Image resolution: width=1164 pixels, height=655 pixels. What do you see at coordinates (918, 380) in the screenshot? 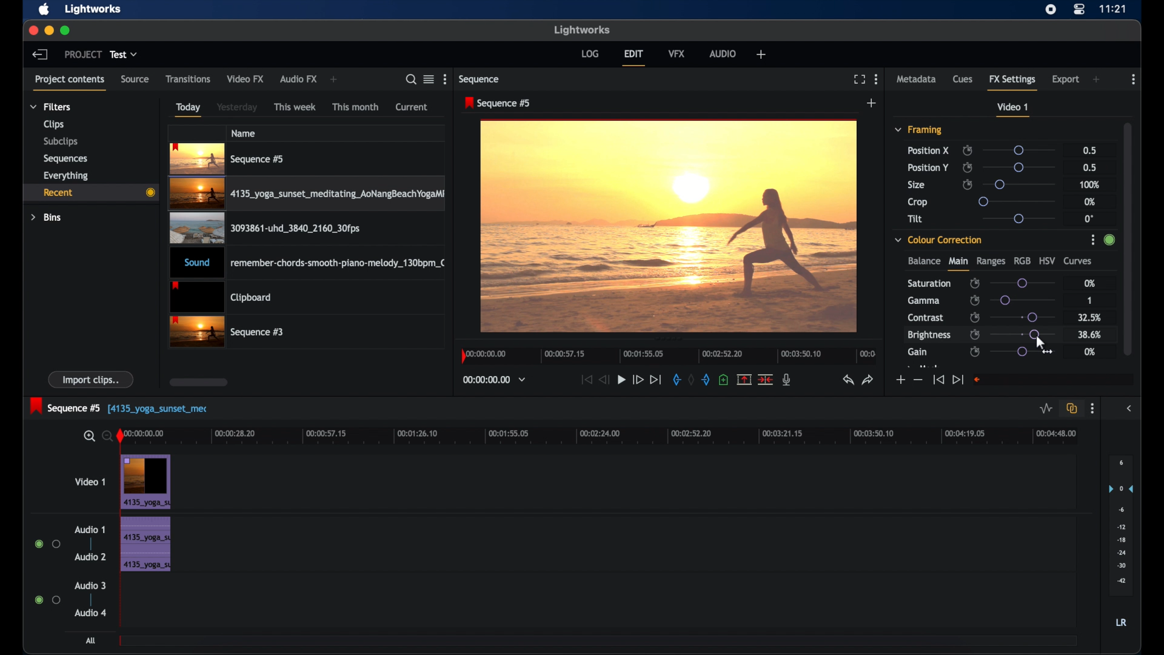
I see `decrement` at bounding box center [918, 380].